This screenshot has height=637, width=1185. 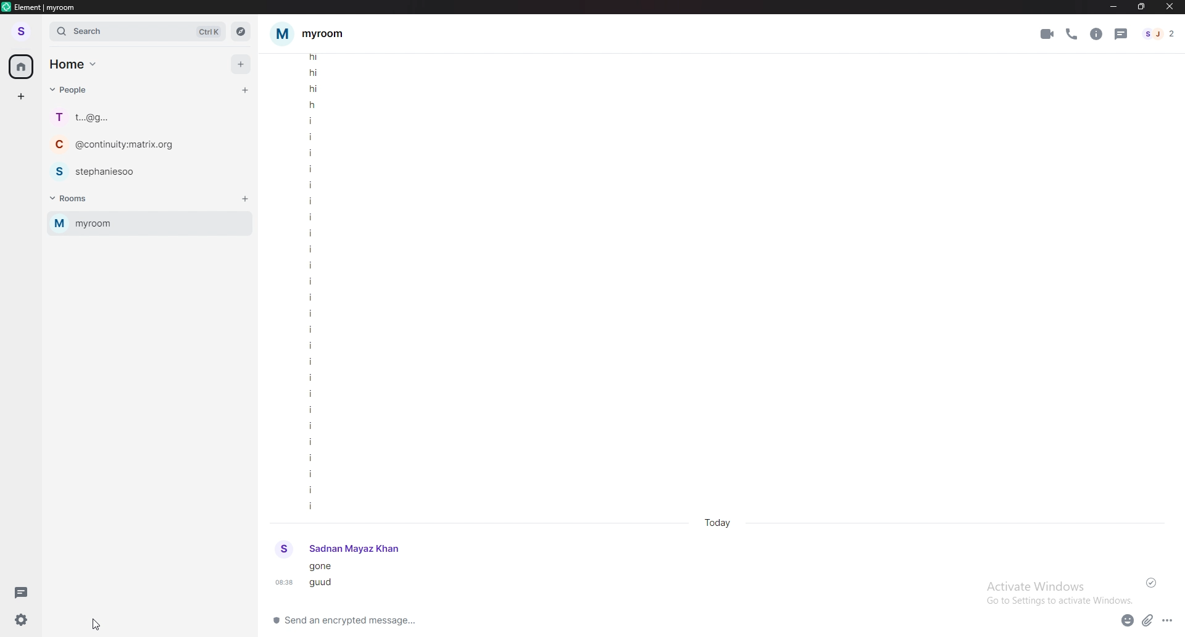 I want to click on room, so click(x=319, y=33).